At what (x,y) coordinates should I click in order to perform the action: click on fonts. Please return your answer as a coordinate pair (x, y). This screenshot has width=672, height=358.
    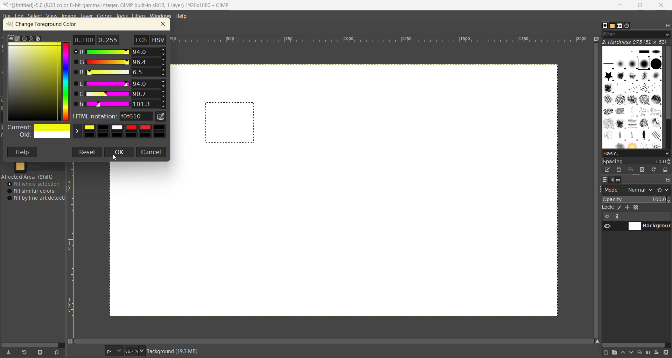
    Looking at the image, I should click on (619, 26).